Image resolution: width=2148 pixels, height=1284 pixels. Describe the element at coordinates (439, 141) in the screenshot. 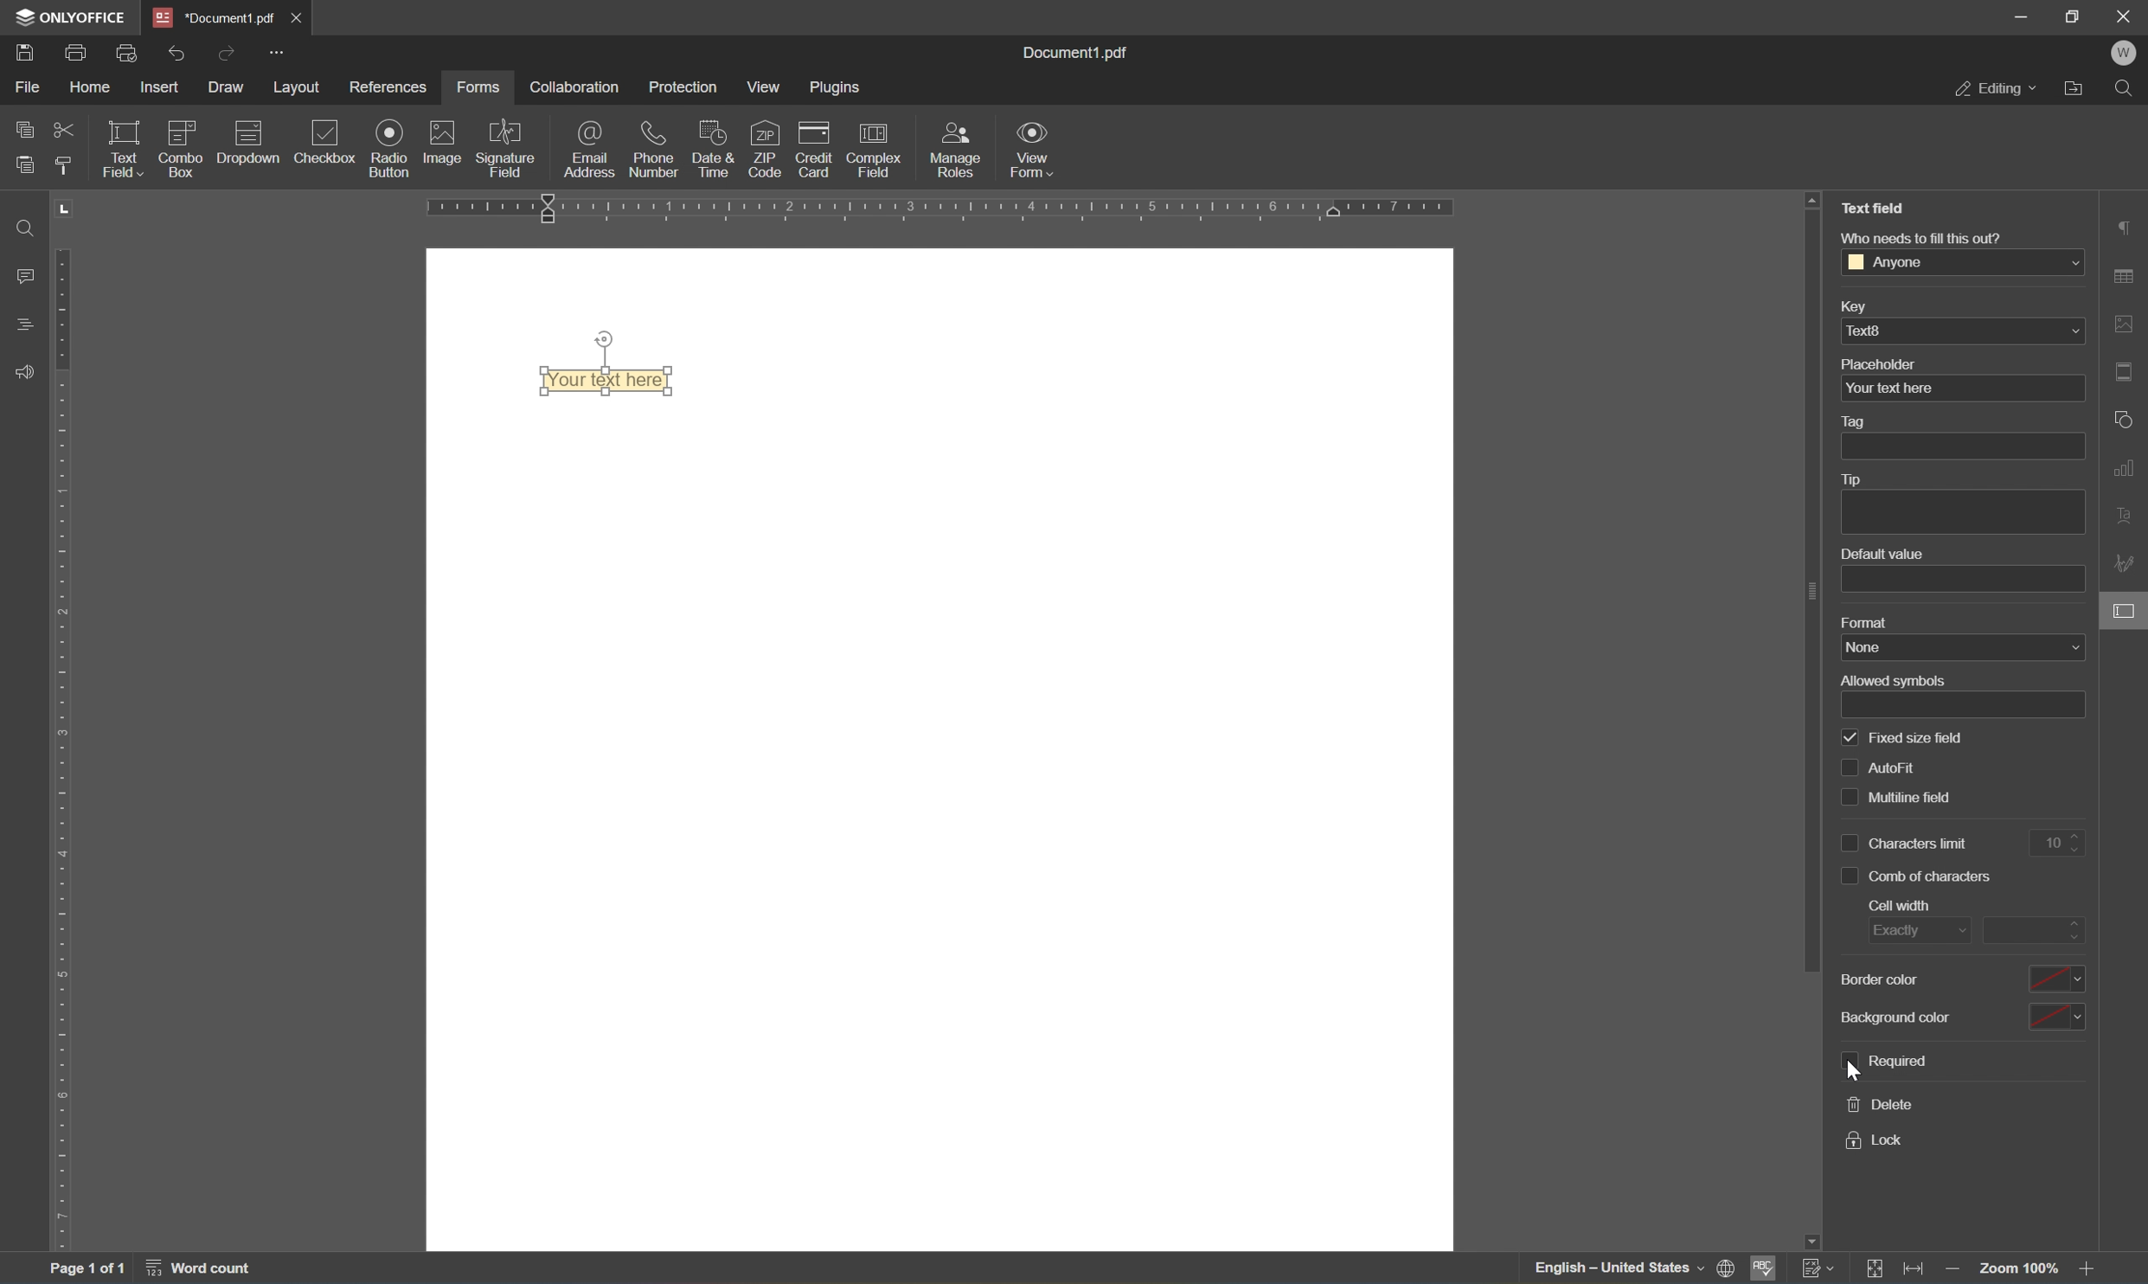

I see `image` at that location.